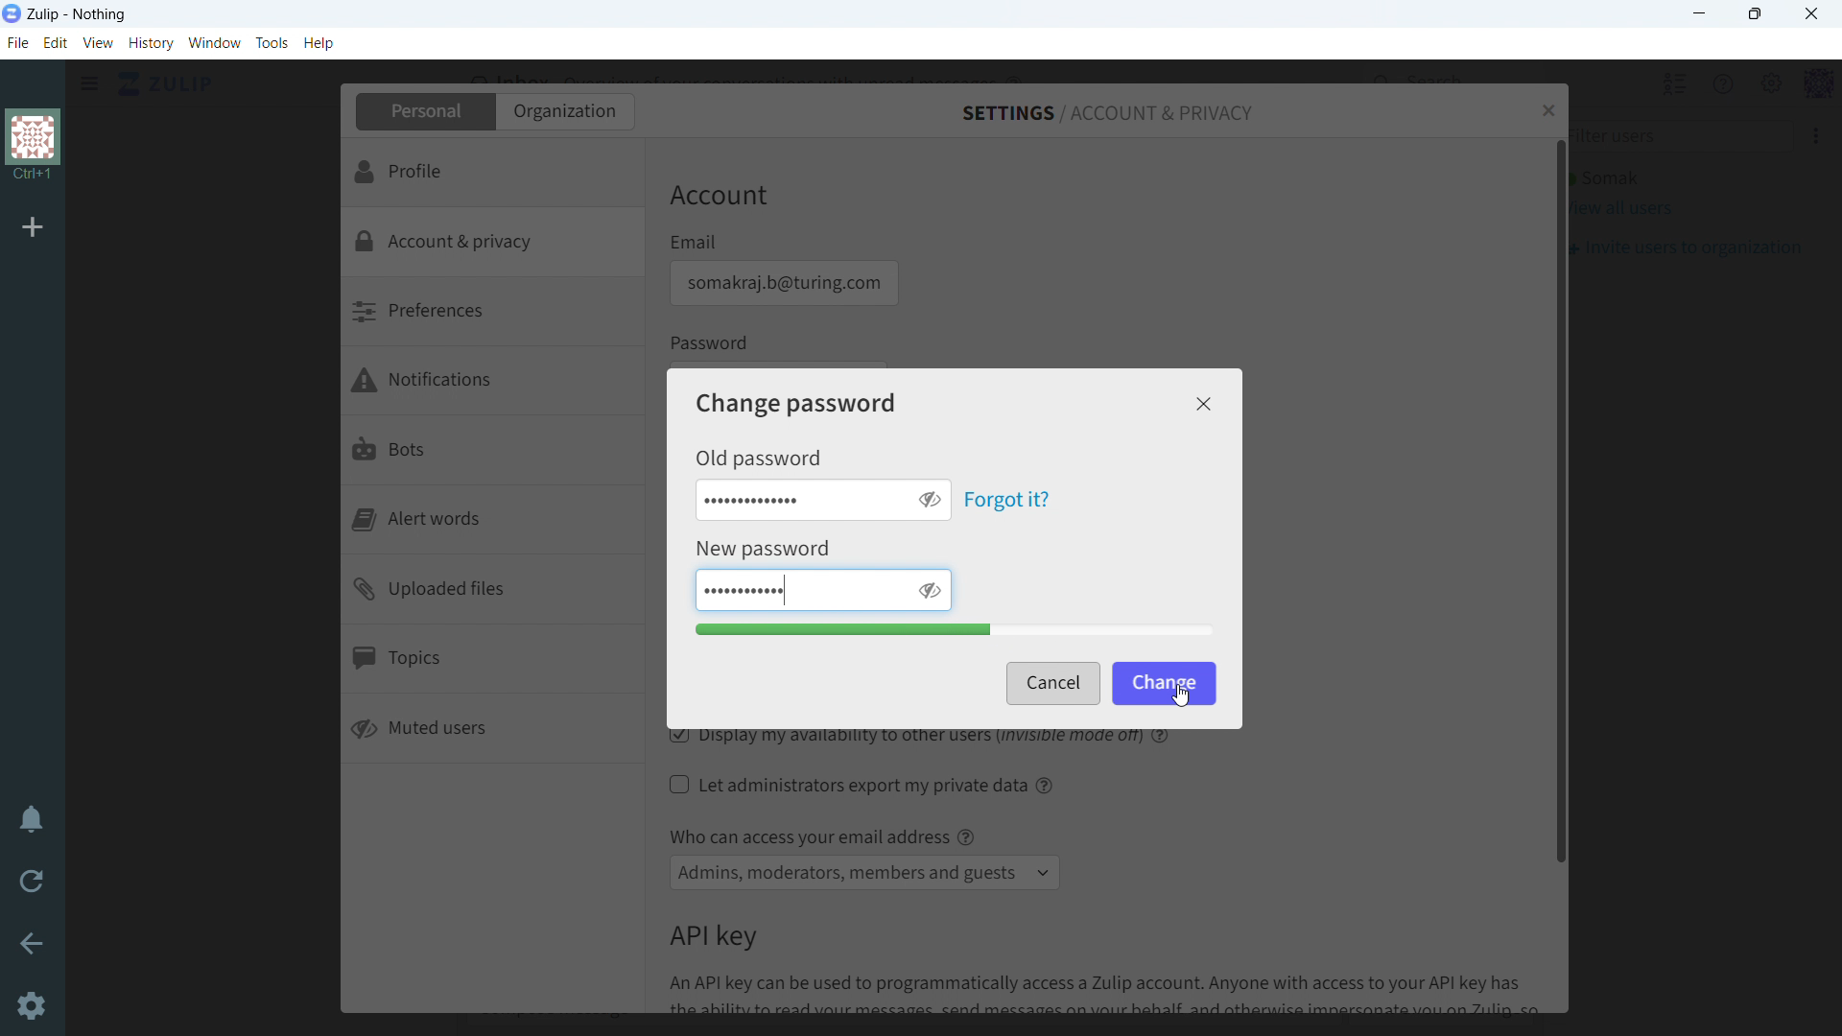 Image resolution: width=1842 pixels, height=1036 pixels. Describe the element at coordinates (423, 111) in the screenshot. I see `personal` at that location.